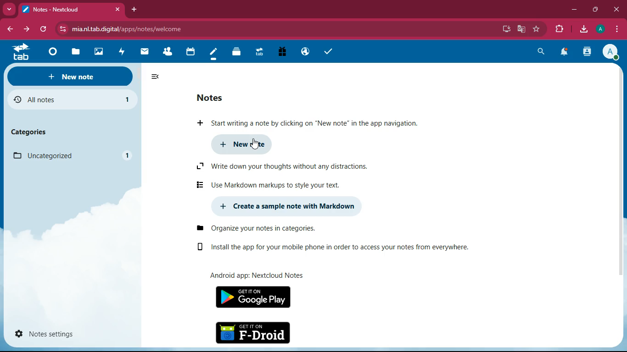  I want to click on cursor, so click(255, 144).